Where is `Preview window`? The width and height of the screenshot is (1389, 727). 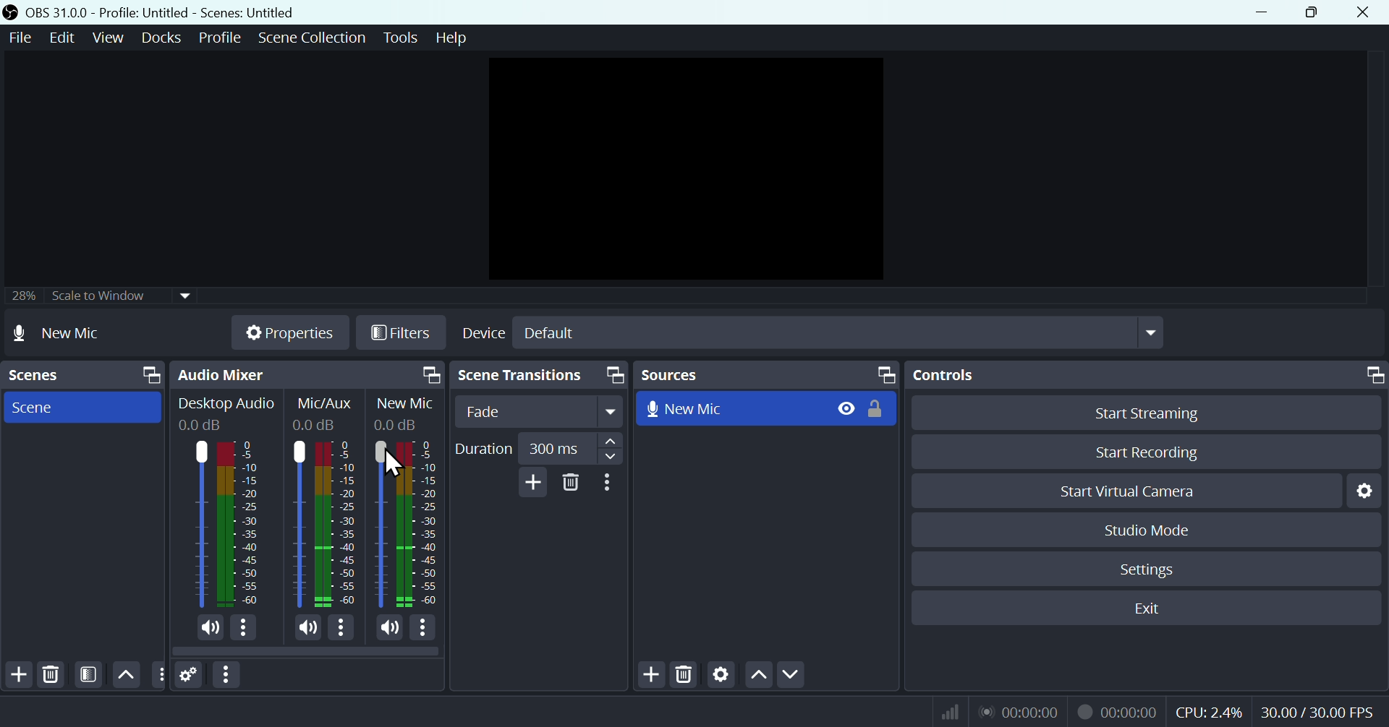 Preview window is located at coordinates (690, 169).